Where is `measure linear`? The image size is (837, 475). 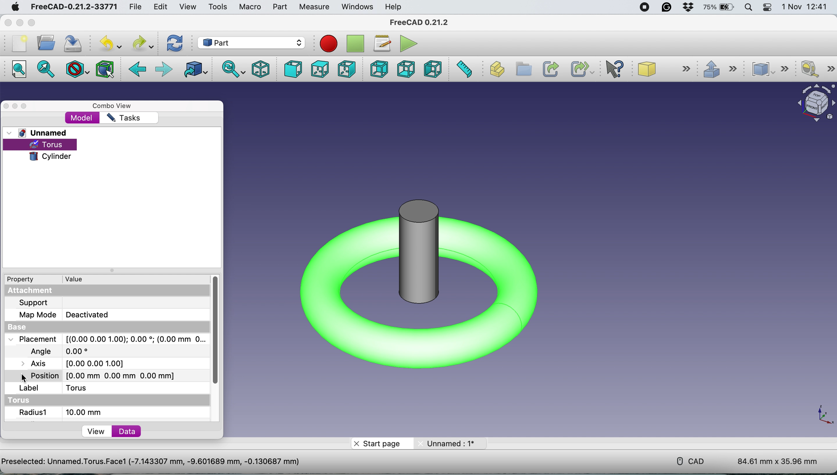
measure linear is located at coordinates (817, 69).